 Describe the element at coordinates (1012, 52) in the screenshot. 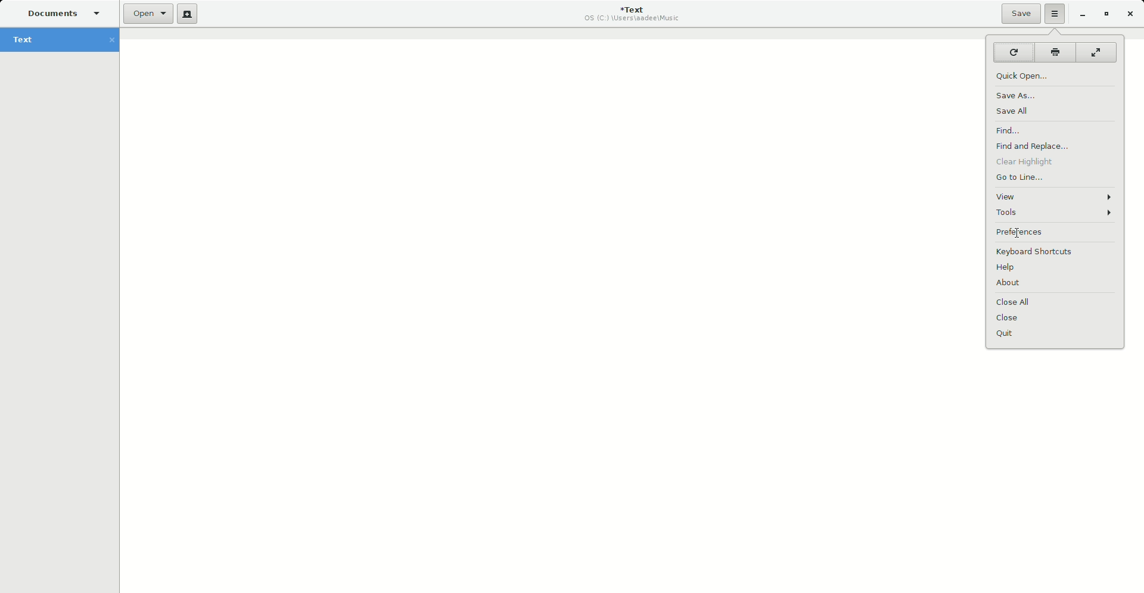

I see `Reload` at that location.